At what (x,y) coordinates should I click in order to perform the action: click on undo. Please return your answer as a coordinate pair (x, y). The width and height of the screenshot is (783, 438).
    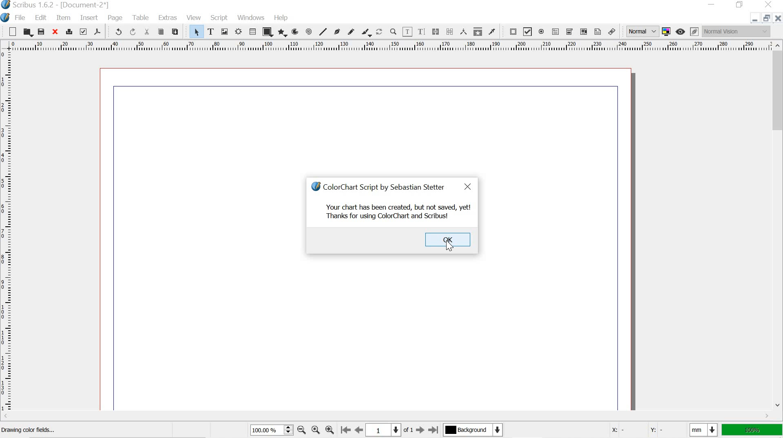
    Looking at the image, I should click on (116, 32).